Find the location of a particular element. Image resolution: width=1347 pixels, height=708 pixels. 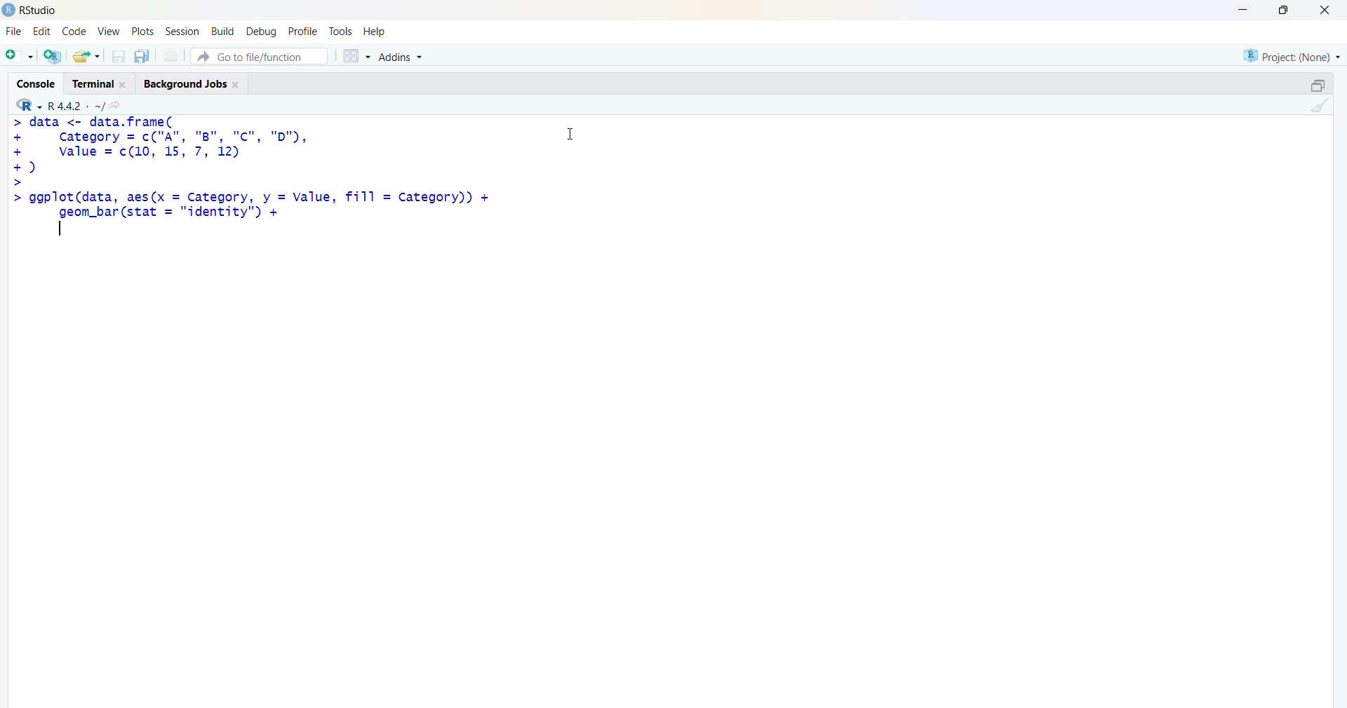

plots is located at coordinates (145, 32).